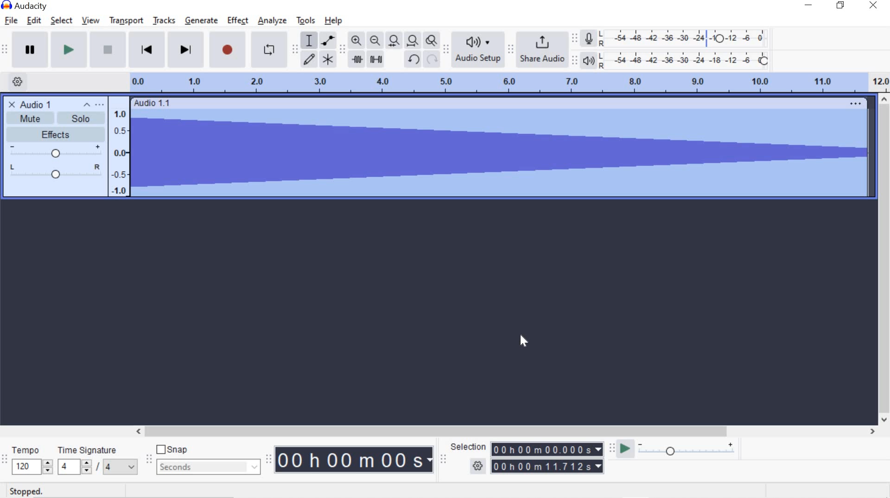  What do you see at coordinates (591, 39) in the screenshot?
I see `Record meter` at bounding box center [591, 39].